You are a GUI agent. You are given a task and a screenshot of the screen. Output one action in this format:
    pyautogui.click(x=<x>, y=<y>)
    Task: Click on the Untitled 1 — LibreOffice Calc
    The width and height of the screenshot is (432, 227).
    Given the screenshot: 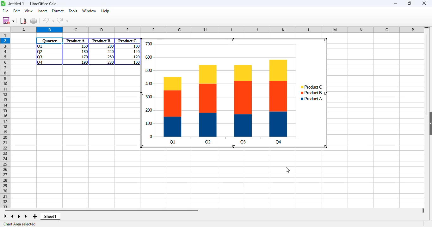 What is the action you would take?
    pyautogui.click(x=32, y=3)
    